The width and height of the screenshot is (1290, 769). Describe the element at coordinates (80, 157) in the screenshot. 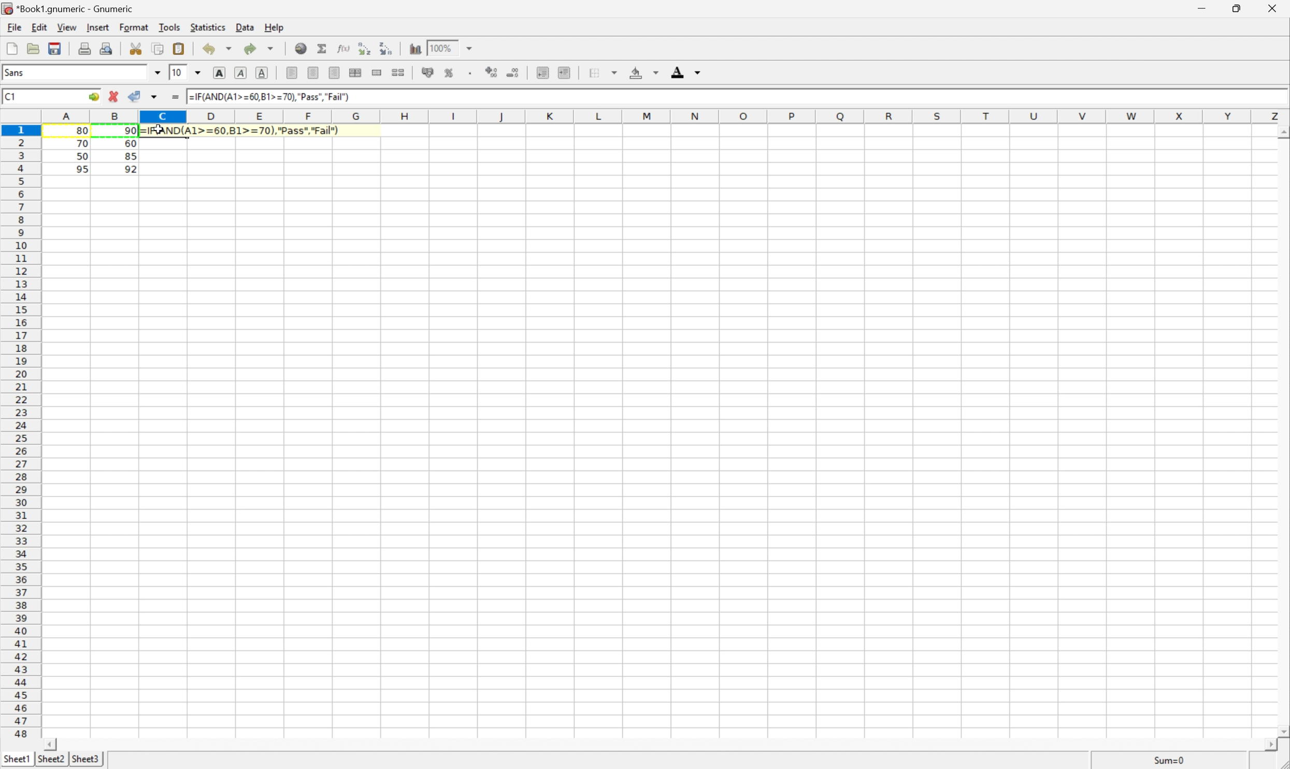

I see `50` at that location.